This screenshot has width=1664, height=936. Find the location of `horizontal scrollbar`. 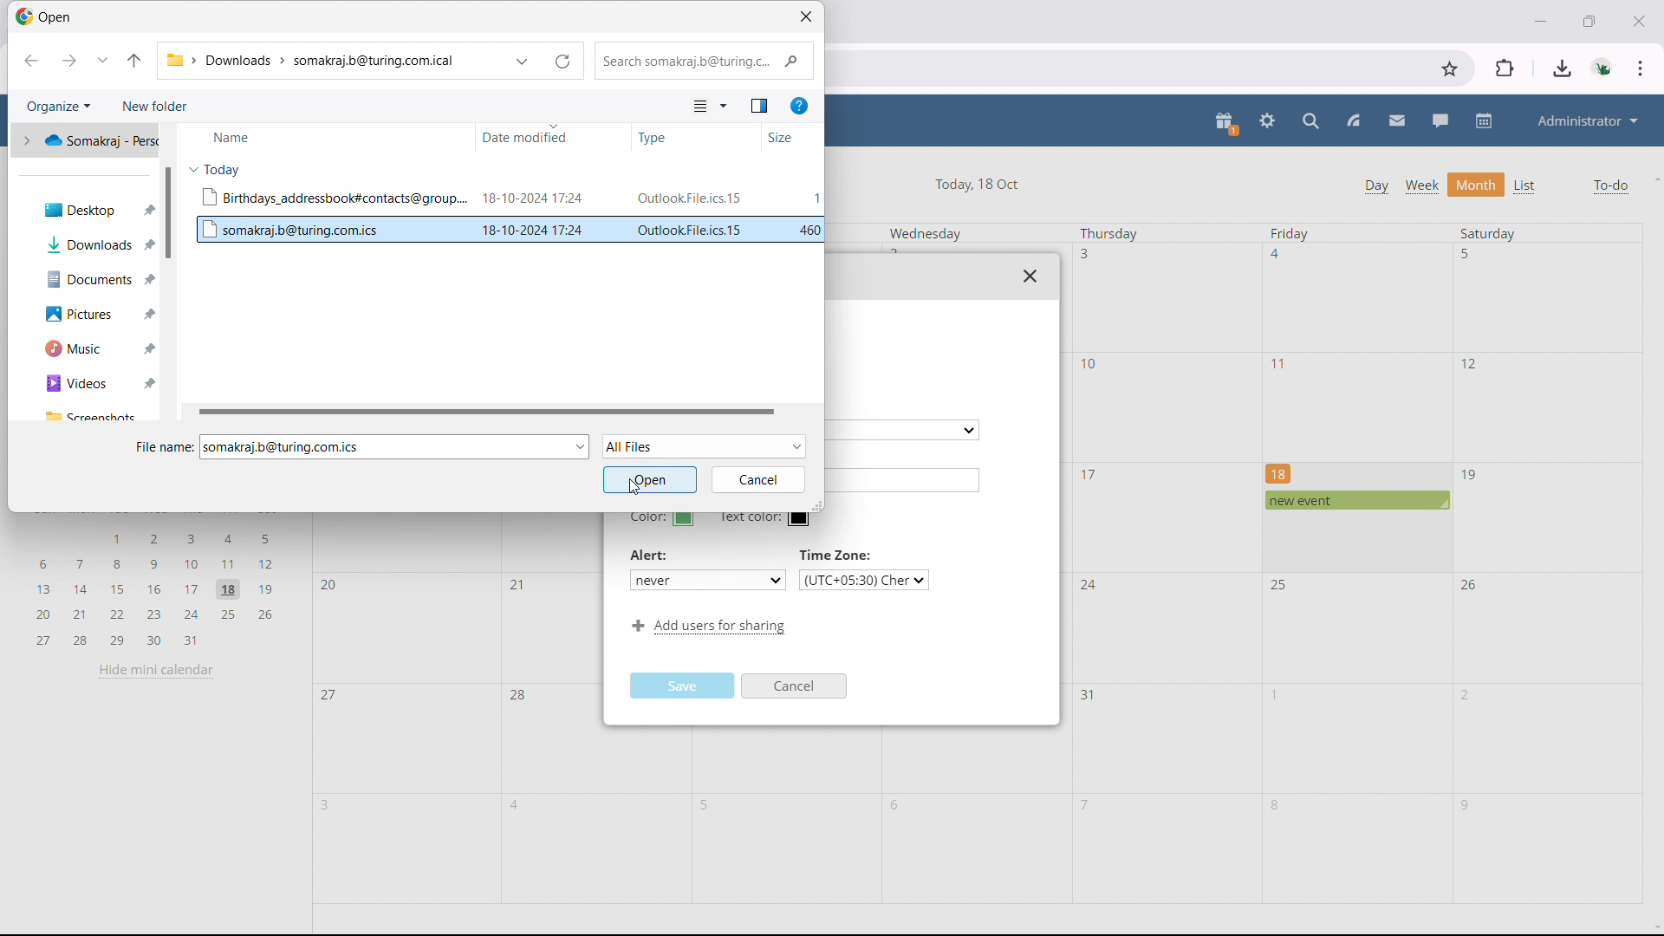

horizontal scrollbar is located at coordinates (491, 412).